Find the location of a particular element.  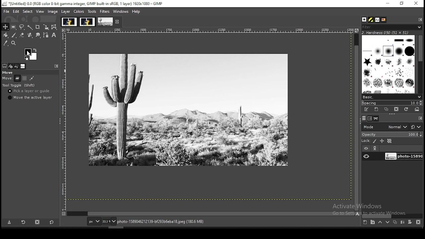

duplicate this layer is located at coordinates (394, 222).